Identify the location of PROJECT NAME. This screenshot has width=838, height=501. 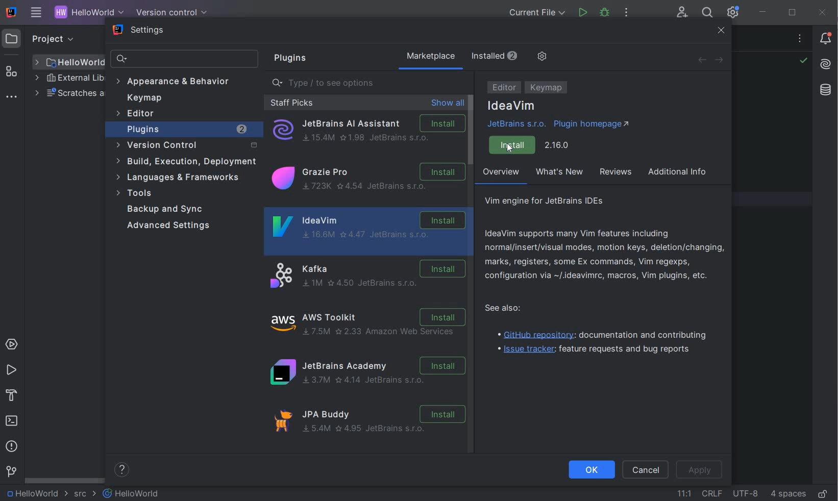
(36, 494).